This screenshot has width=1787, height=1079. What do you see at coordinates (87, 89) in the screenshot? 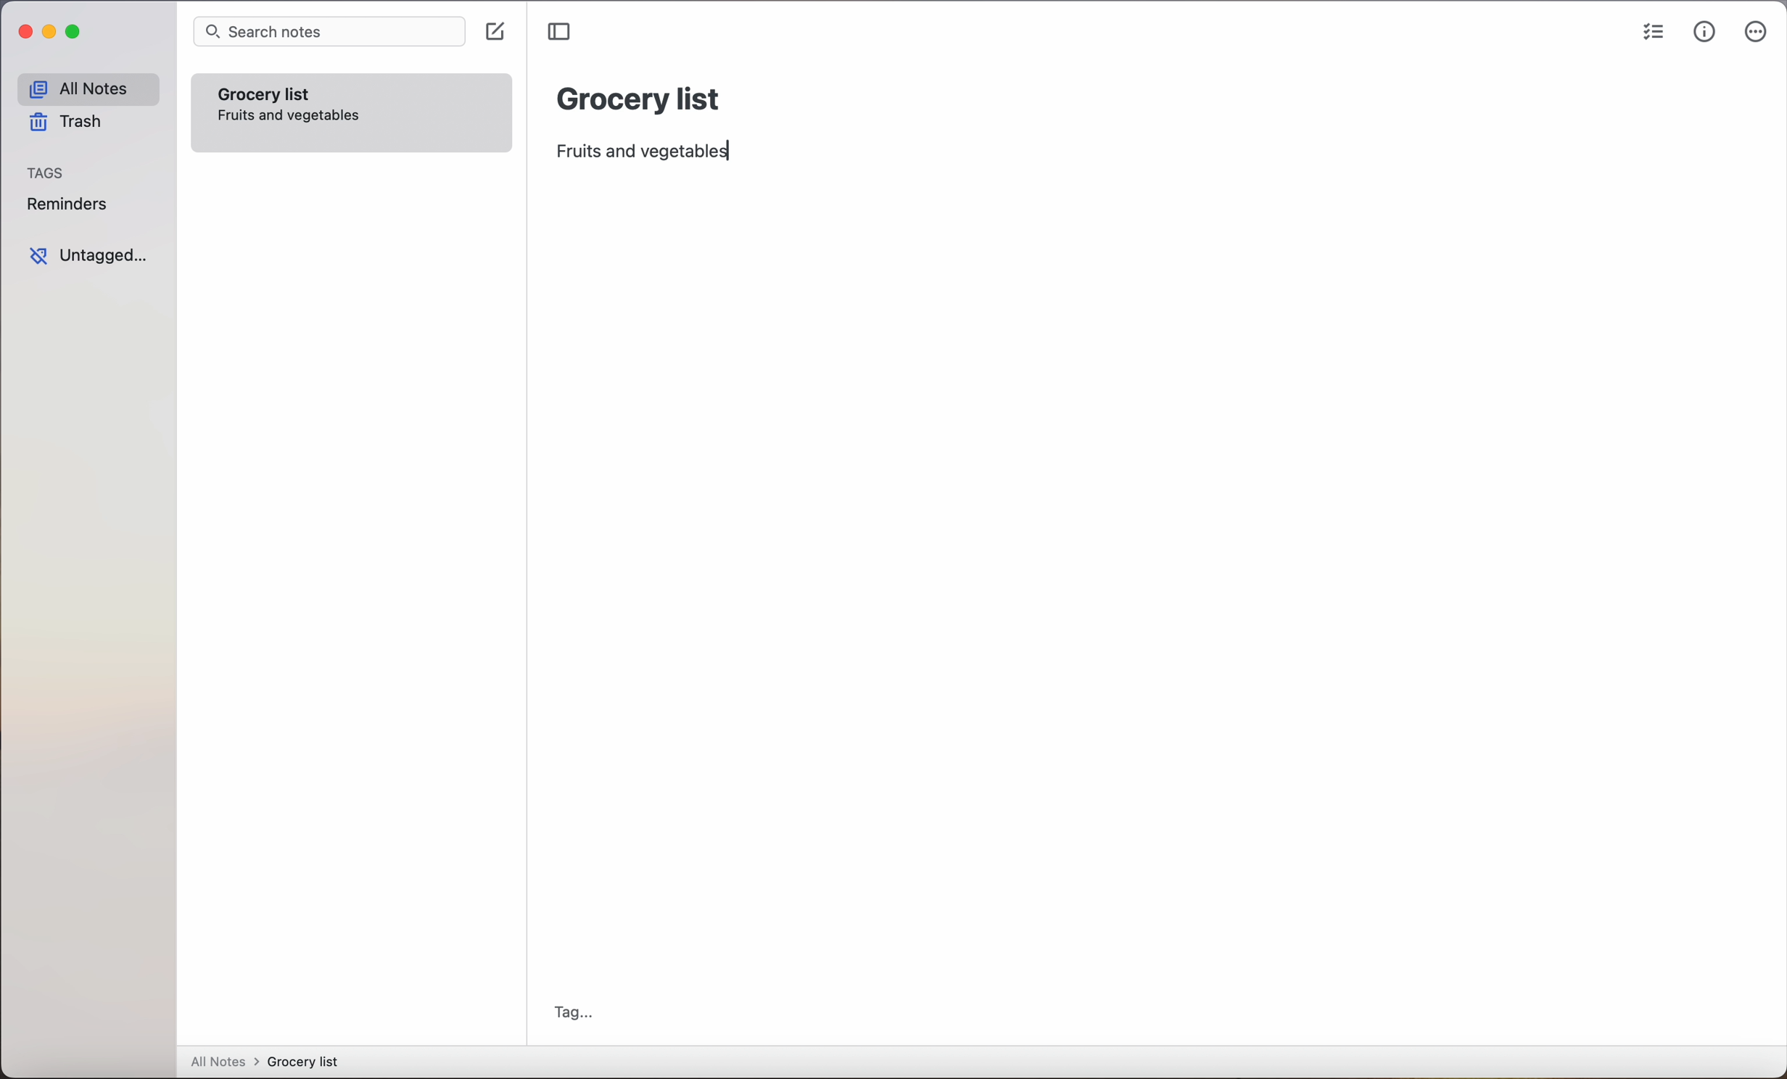
I see `all notes` at bounding box center [87, 89].